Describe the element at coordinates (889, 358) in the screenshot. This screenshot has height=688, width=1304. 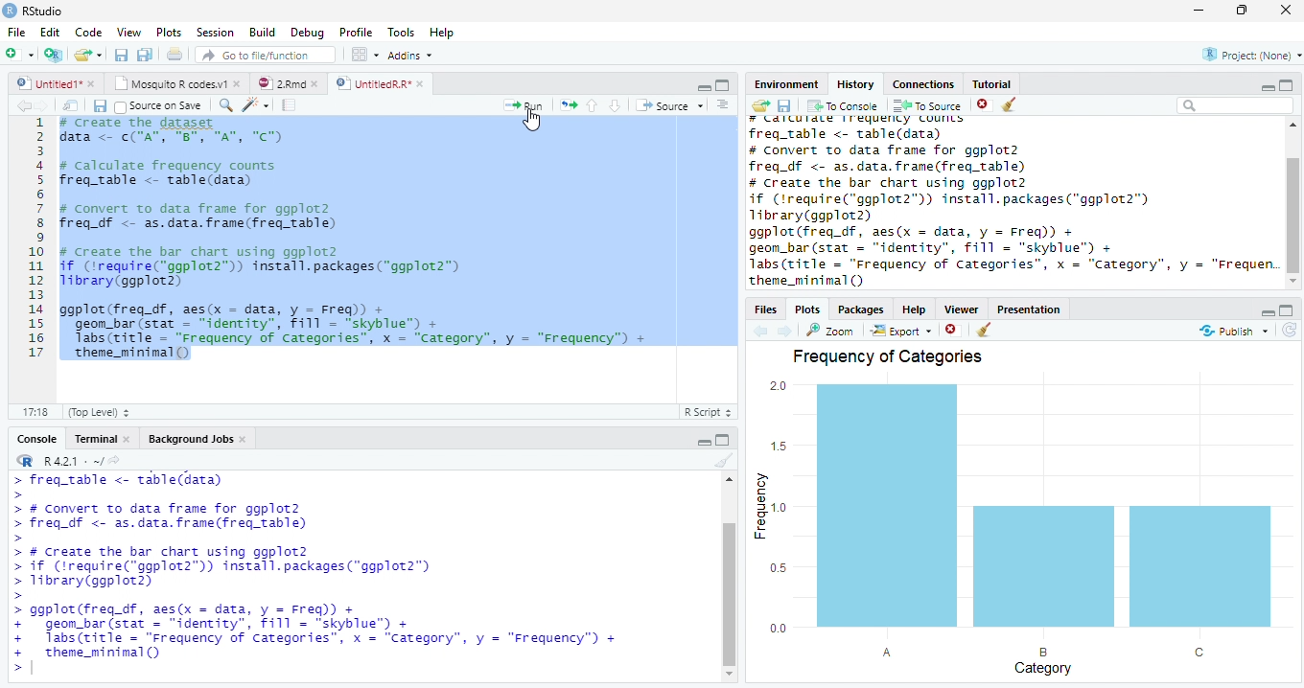
I see `Frequency of Categories` at that location.